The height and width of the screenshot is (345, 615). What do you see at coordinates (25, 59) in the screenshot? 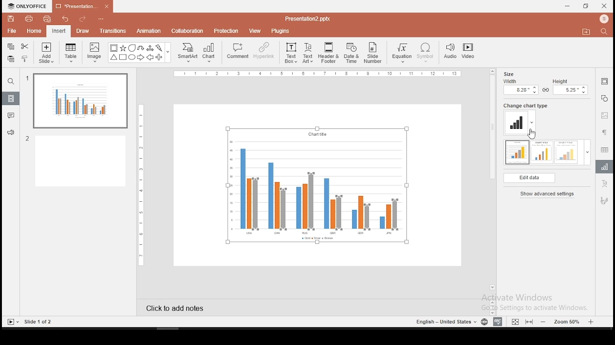
I see `clone formatting` at bounding box center [25, 59].